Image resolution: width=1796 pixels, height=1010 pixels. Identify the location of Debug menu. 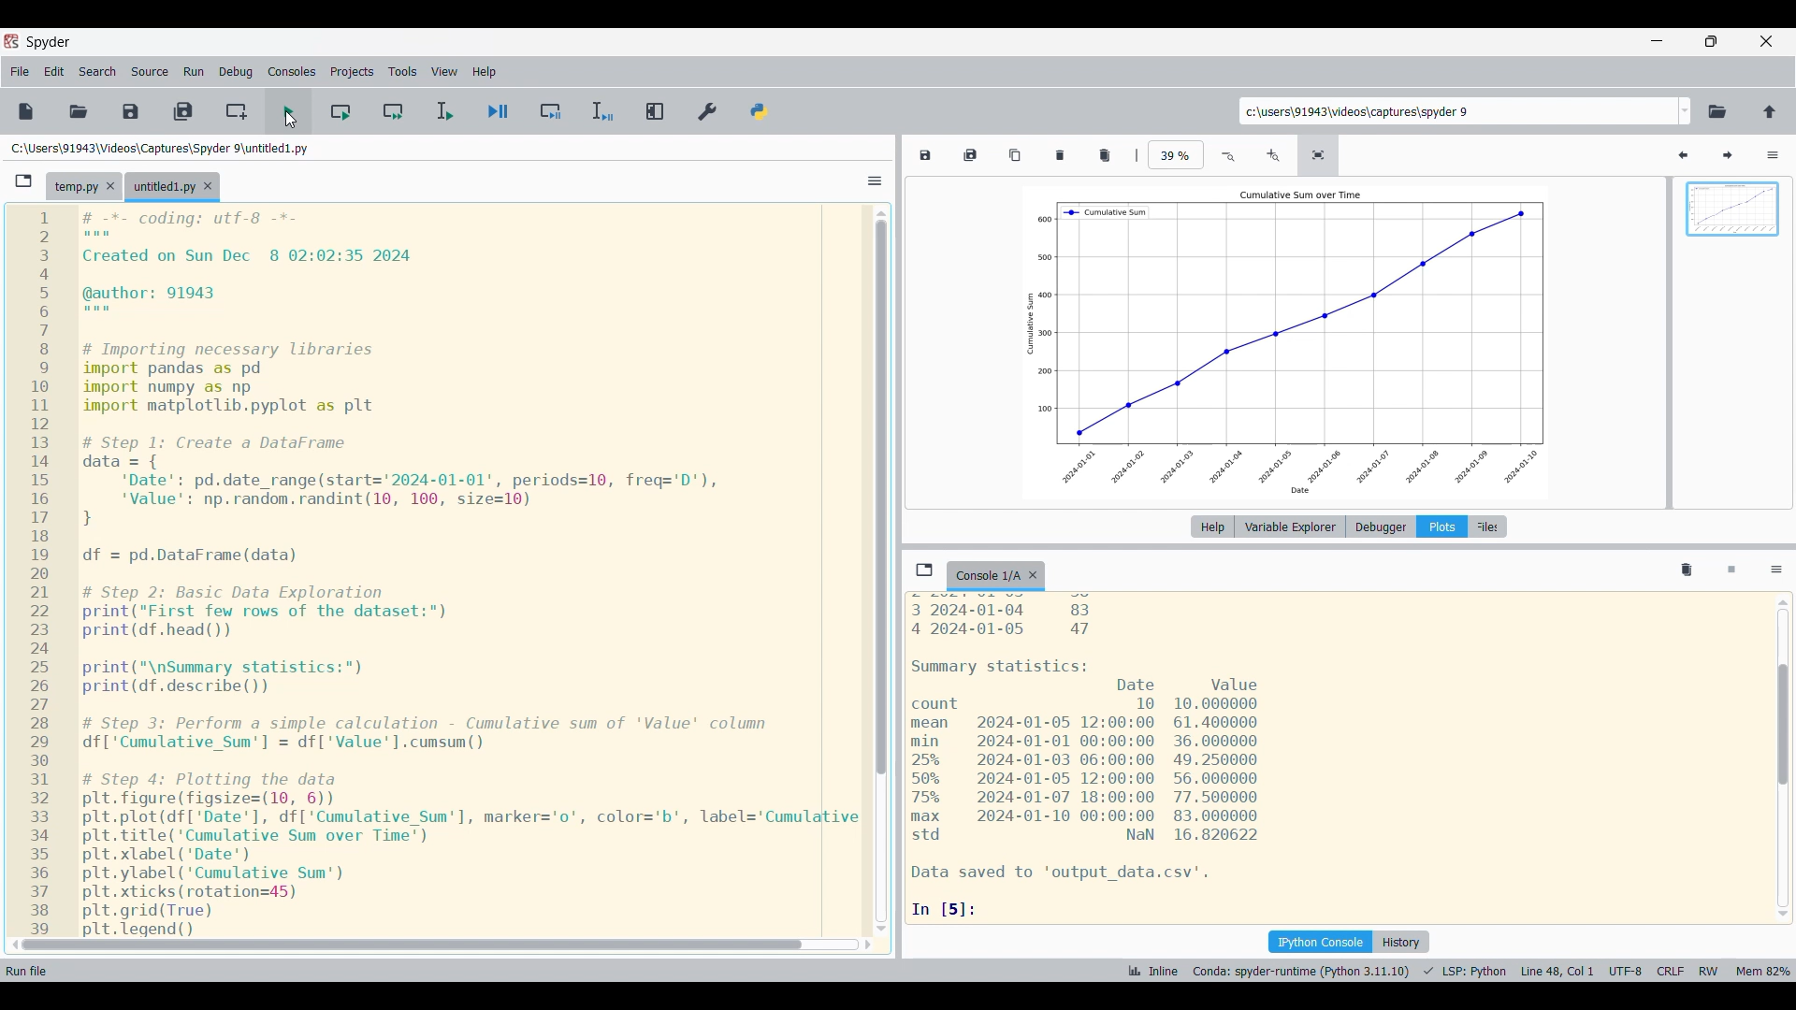
(237, 72).